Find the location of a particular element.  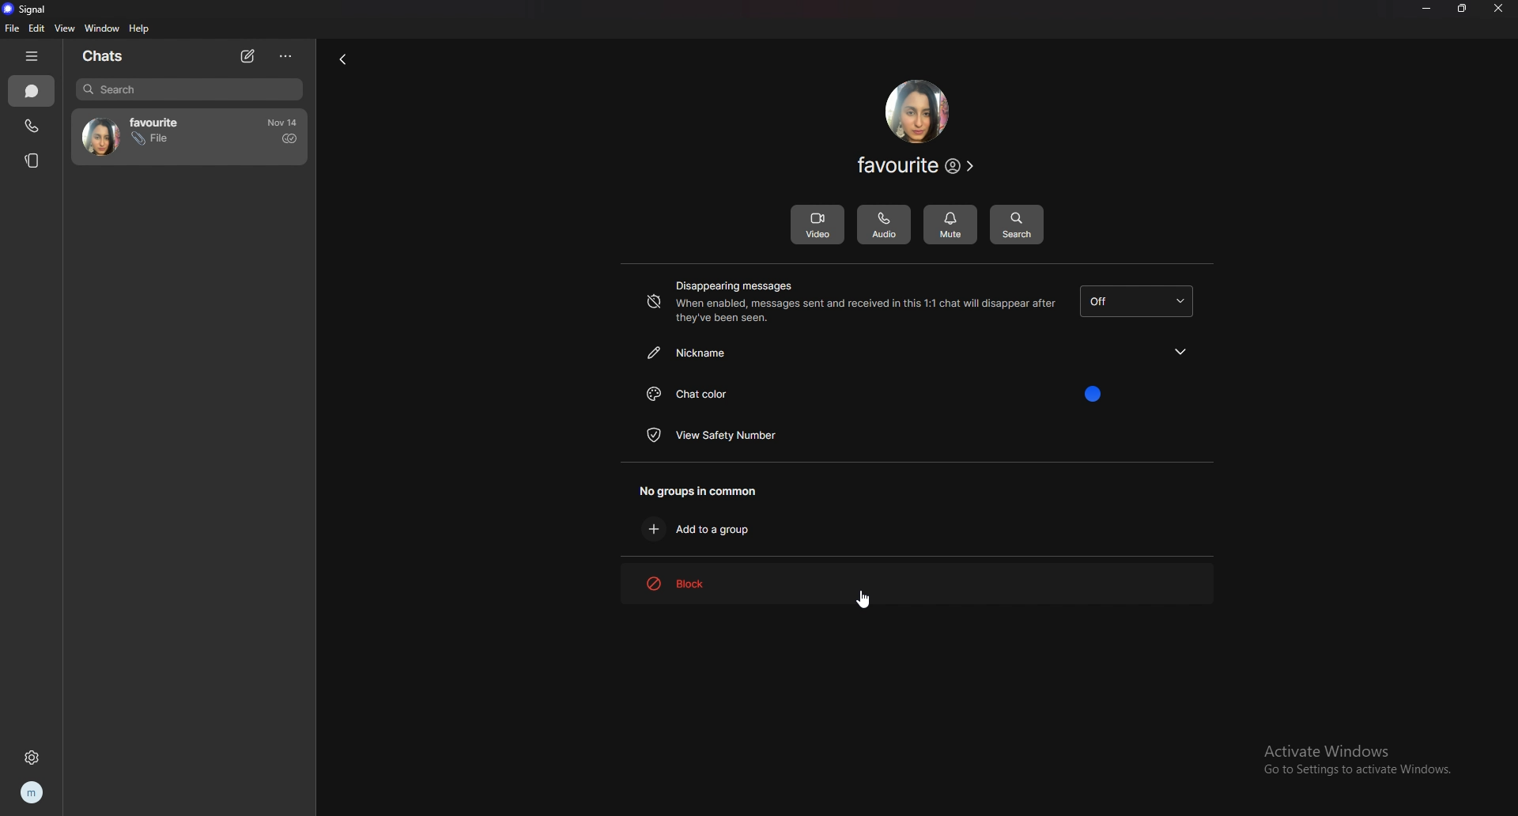

nickname is located at coordinates (916, 350).